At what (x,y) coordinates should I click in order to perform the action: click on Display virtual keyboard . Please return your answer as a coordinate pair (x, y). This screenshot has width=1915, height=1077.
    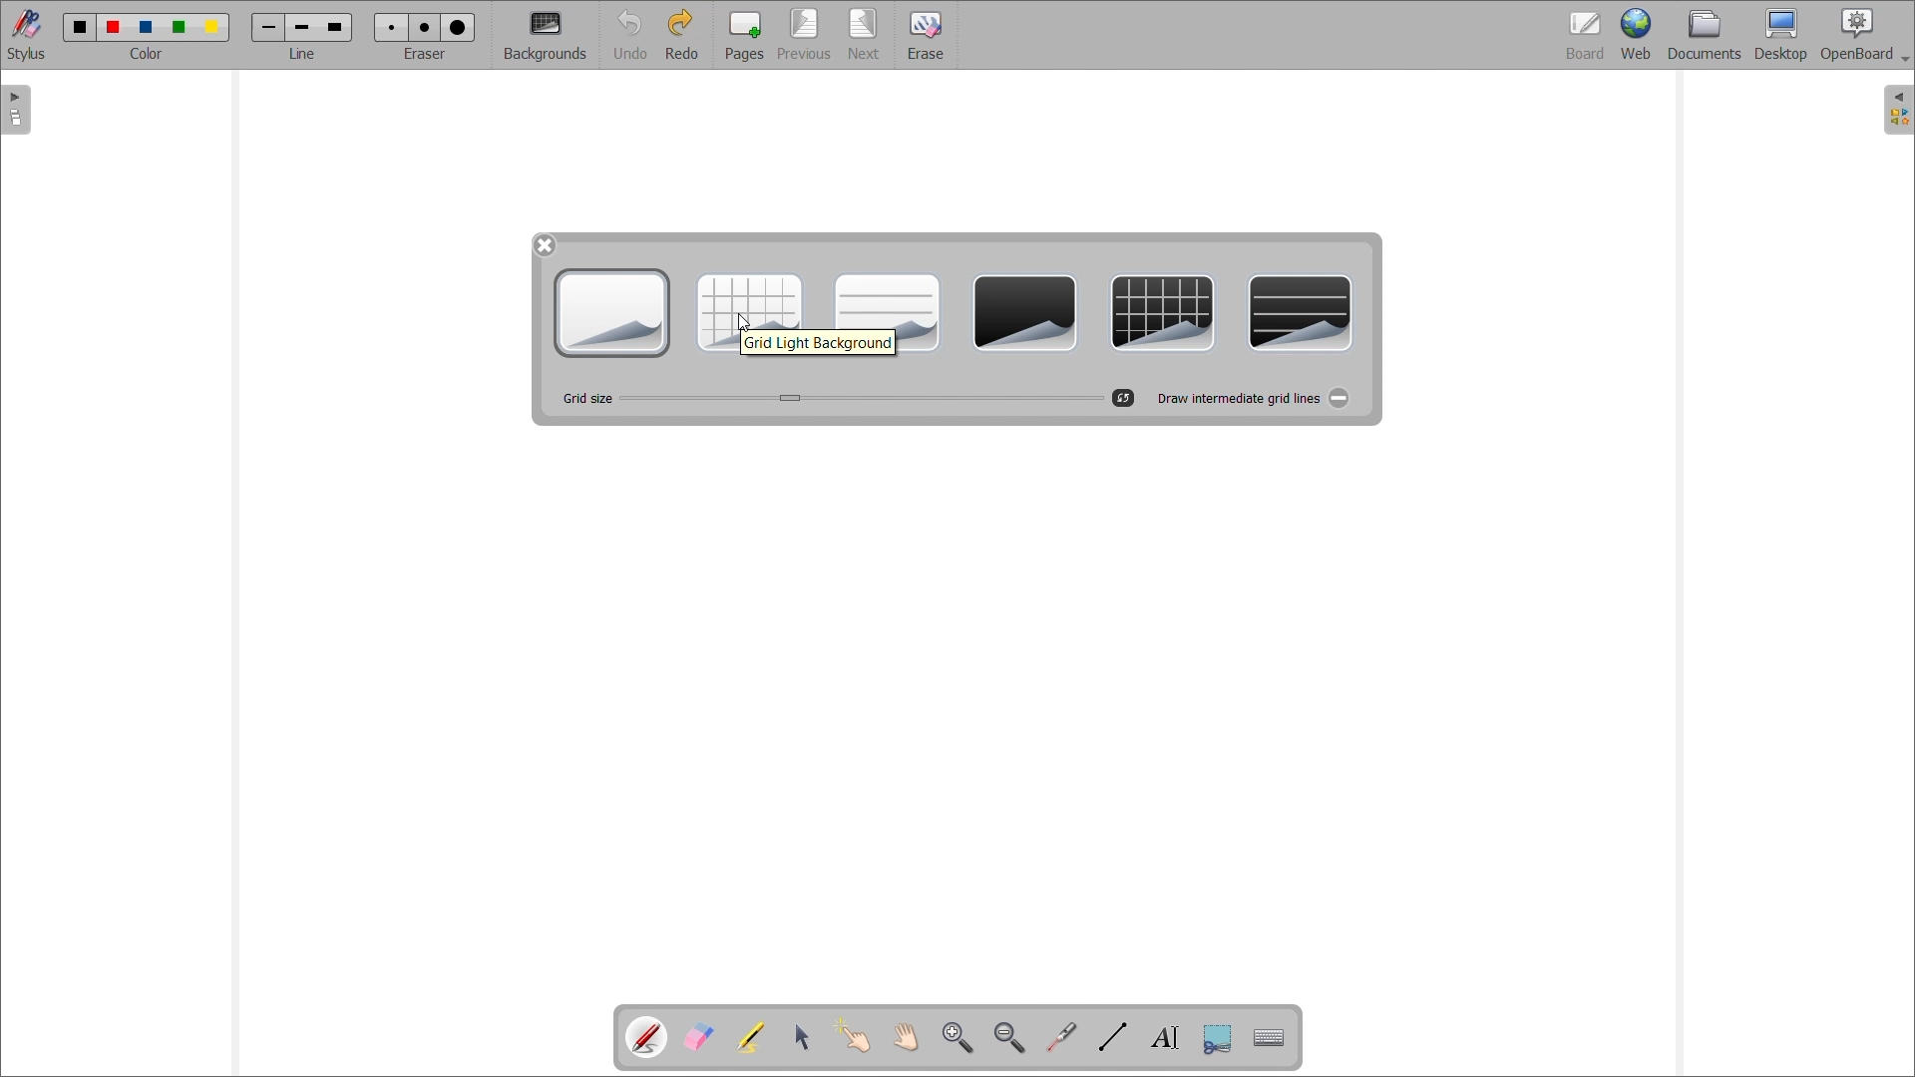
    Looking at the image, I should click on (1269, 1038).